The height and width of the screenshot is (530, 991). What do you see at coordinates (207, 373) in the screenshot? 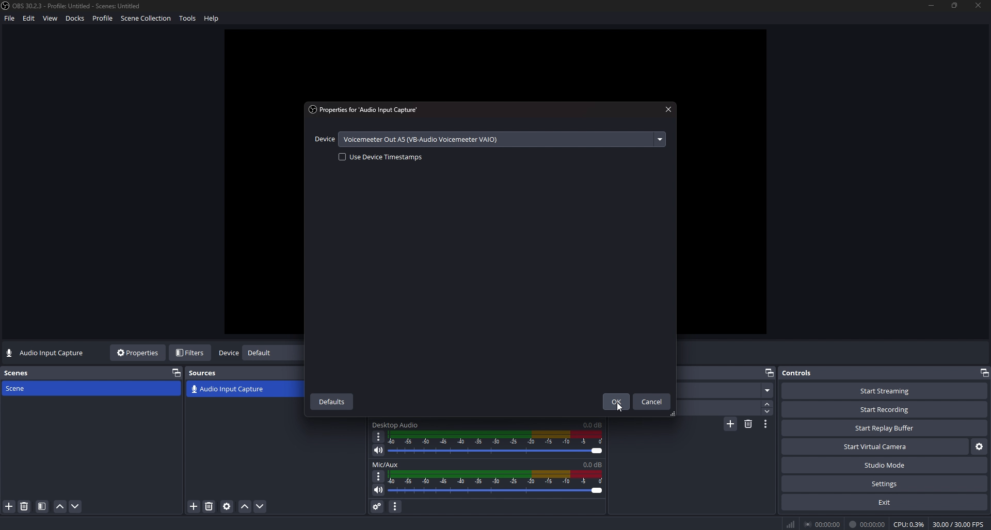
I see `sources` at bounding box center [207, 373].